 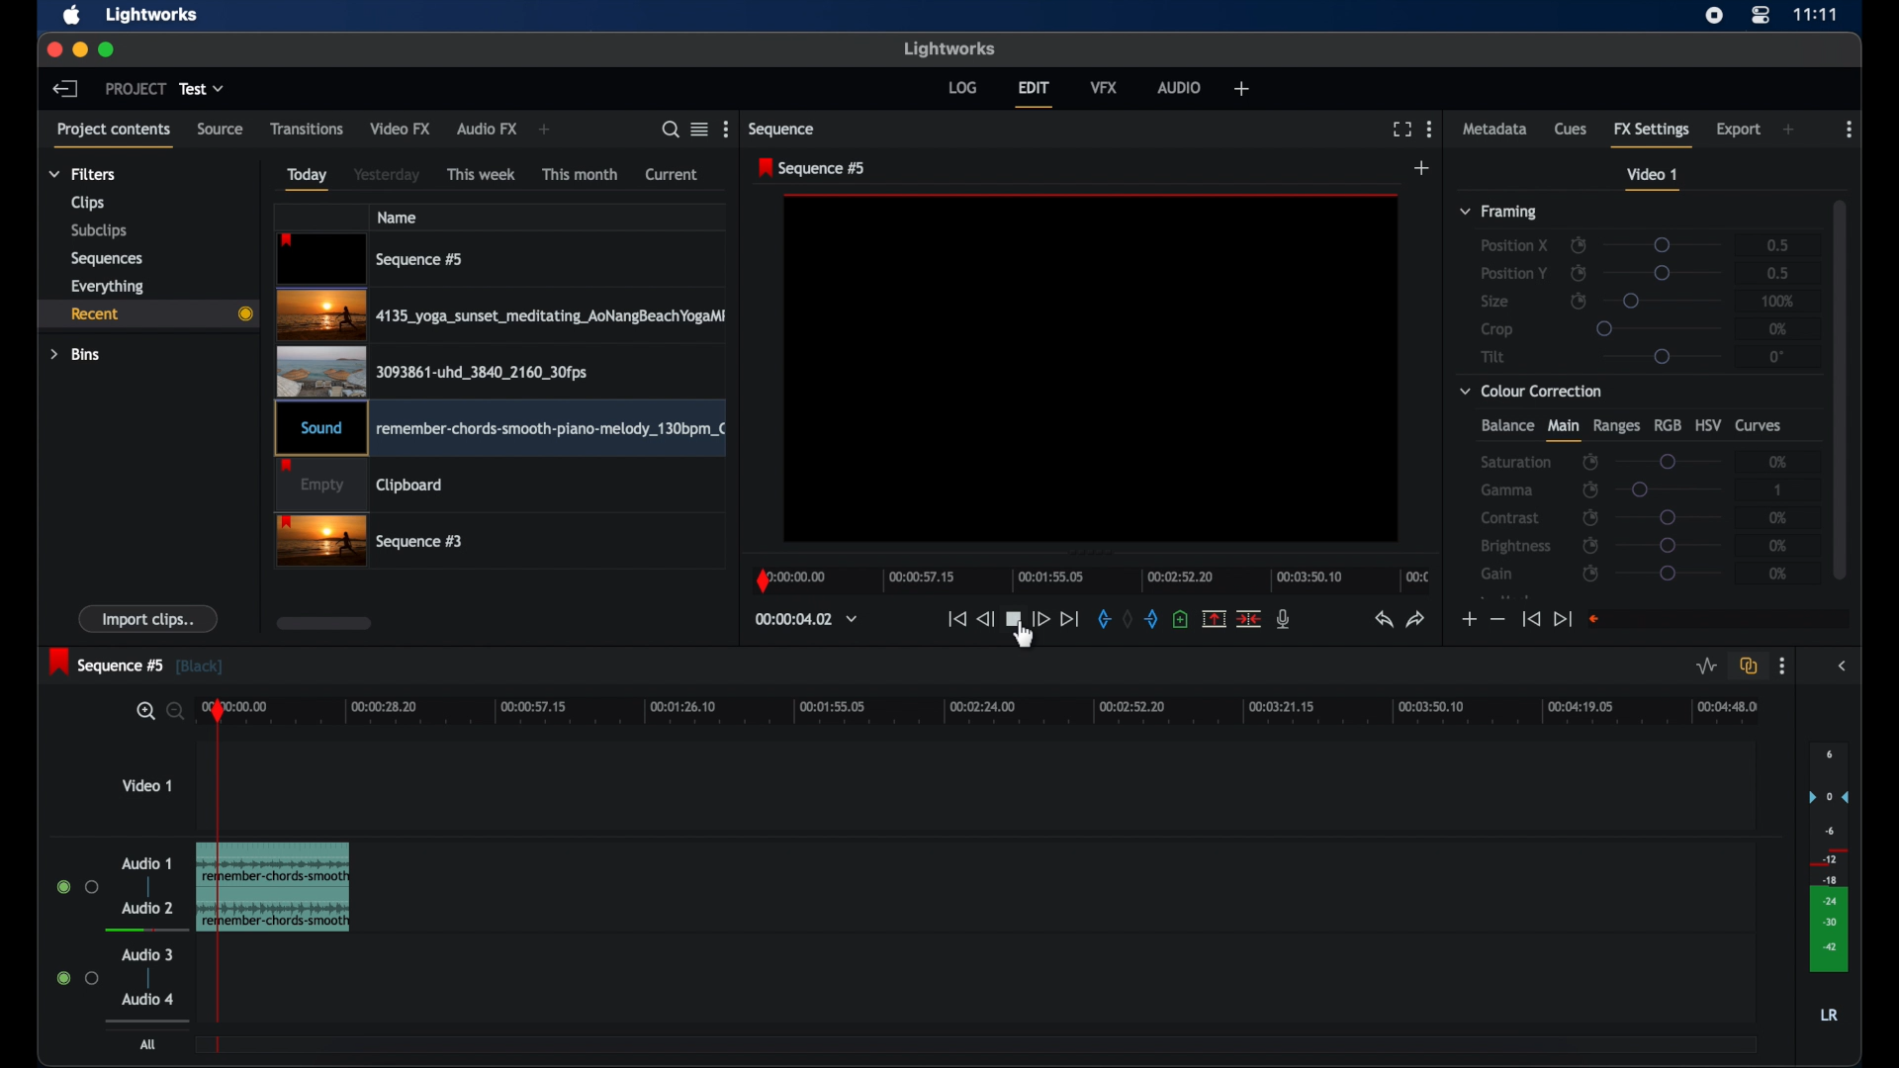 What do you see at coordinates (1658, 327) in the screenshot?
I see `slider` at bounding box center [1658, 327].